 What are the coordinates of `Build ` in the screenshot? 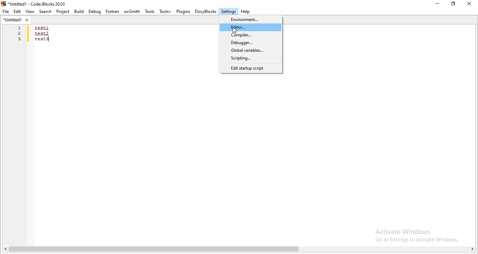 It's located at (78, 11).